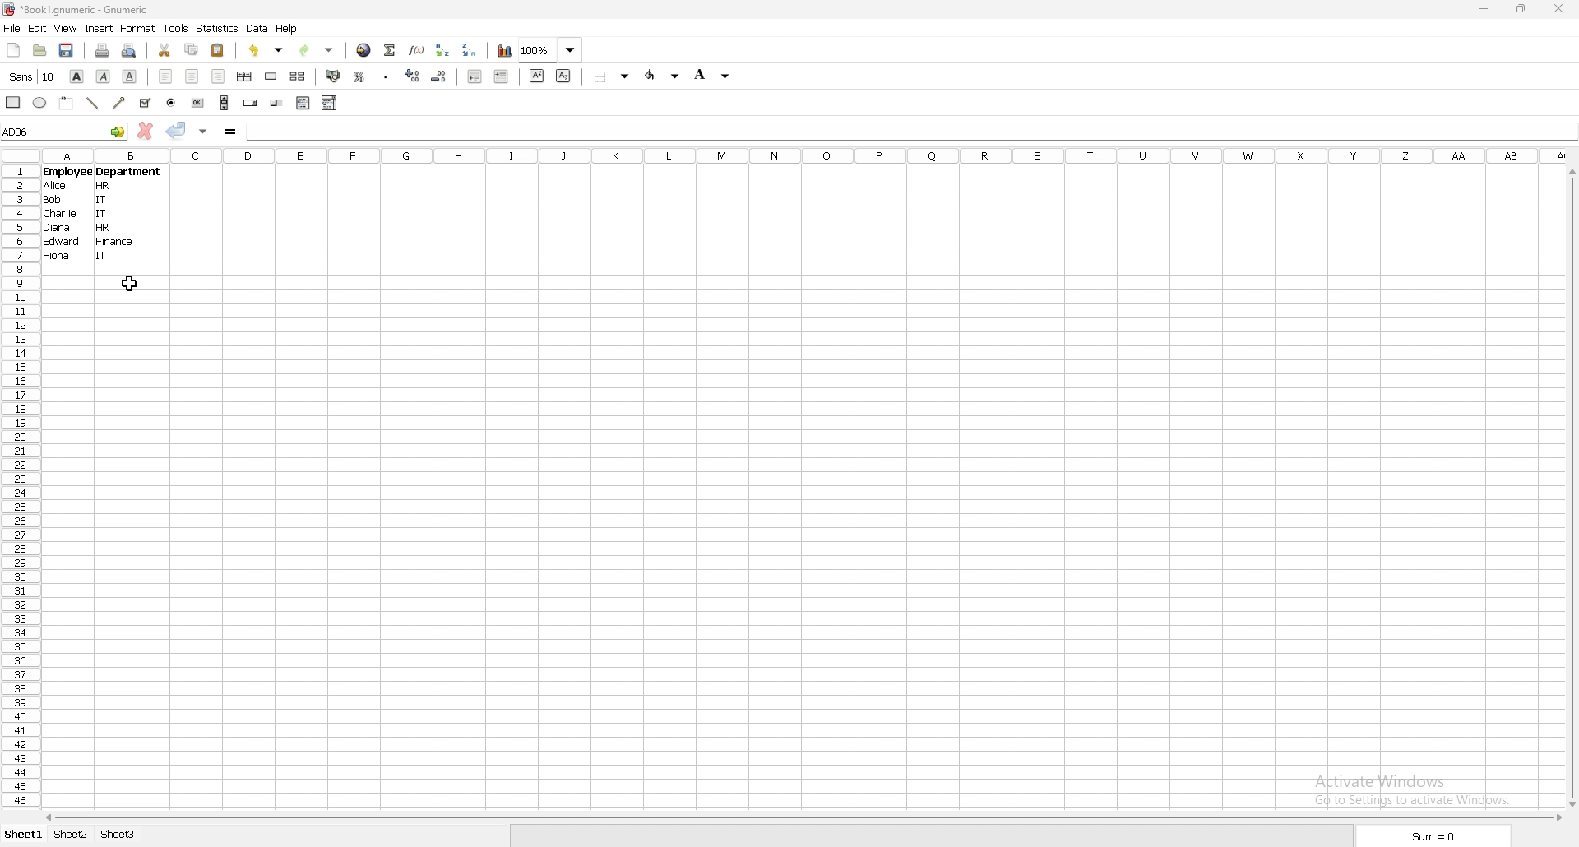 The height and width of the screenshot is (847, 1579). What do you see at coordinates (334, 75) in the screenshot?
I see `accounting` at bounding box center [334, 75].